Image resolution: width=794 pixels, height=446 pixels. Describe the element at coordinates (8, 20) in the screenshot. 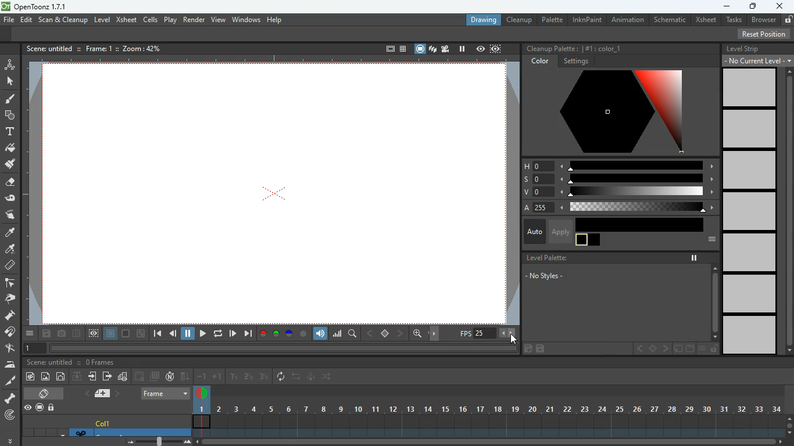

I see `file` at that location.